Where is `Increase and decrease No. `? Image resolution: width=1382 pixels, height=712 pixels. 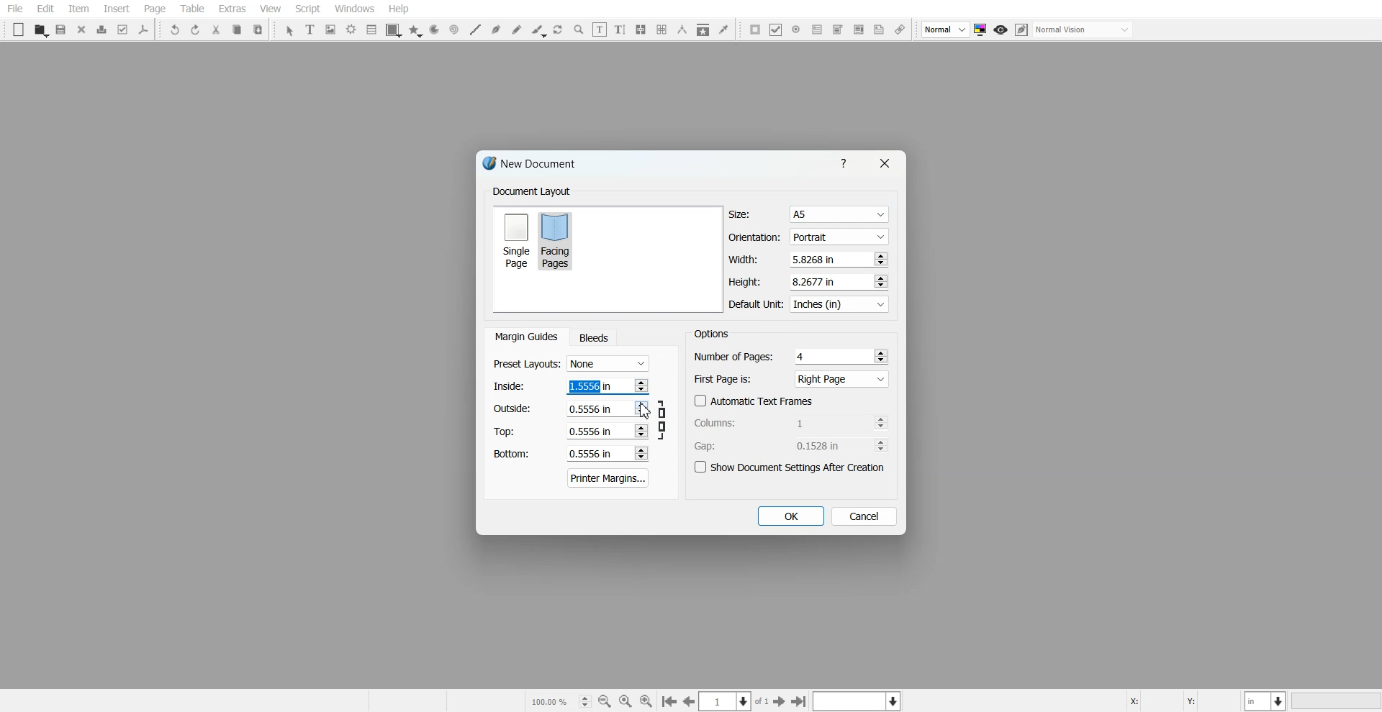 Increase and decrease No.  is located at coordinates (880, 259).